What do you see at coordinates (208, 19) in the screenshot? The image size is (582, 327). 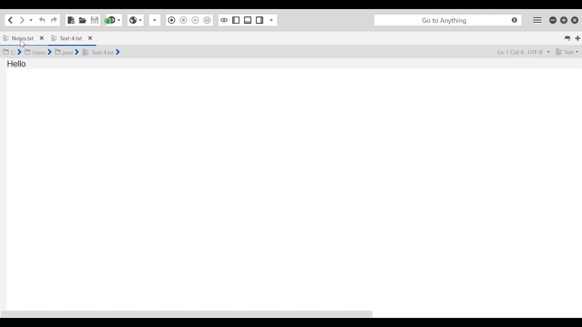 I see `Save Macro to Toolbox as Superscript` at bounding box center [208, 19].